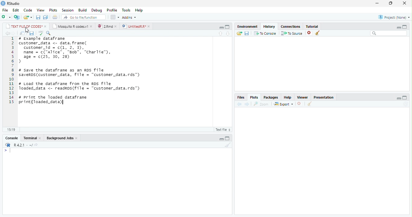  Describe the element at coordinates (391, 3) in the screenshot. I see `restore` at that location.